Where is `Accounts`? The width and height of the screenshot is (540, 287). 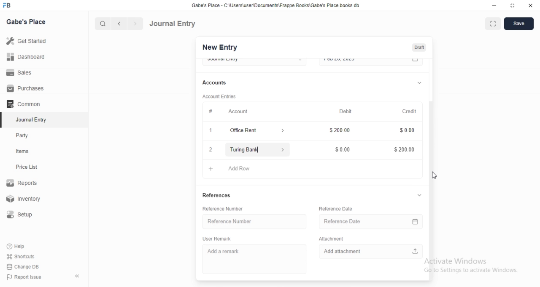 Accounts is located at coordinates (216, 82).